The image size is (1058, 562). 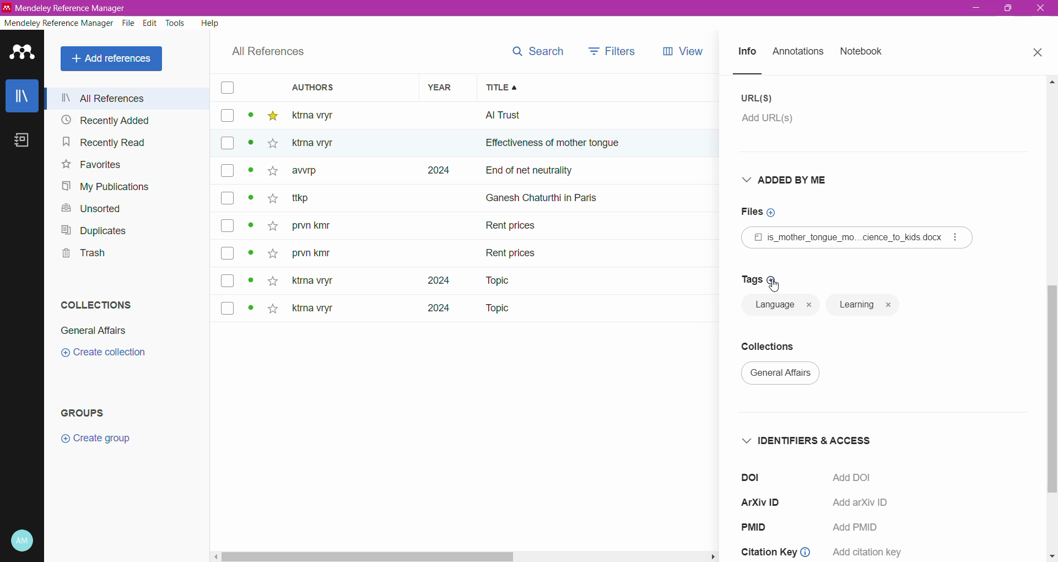 I want to click on Unsorted, so click(x=95, y=209).